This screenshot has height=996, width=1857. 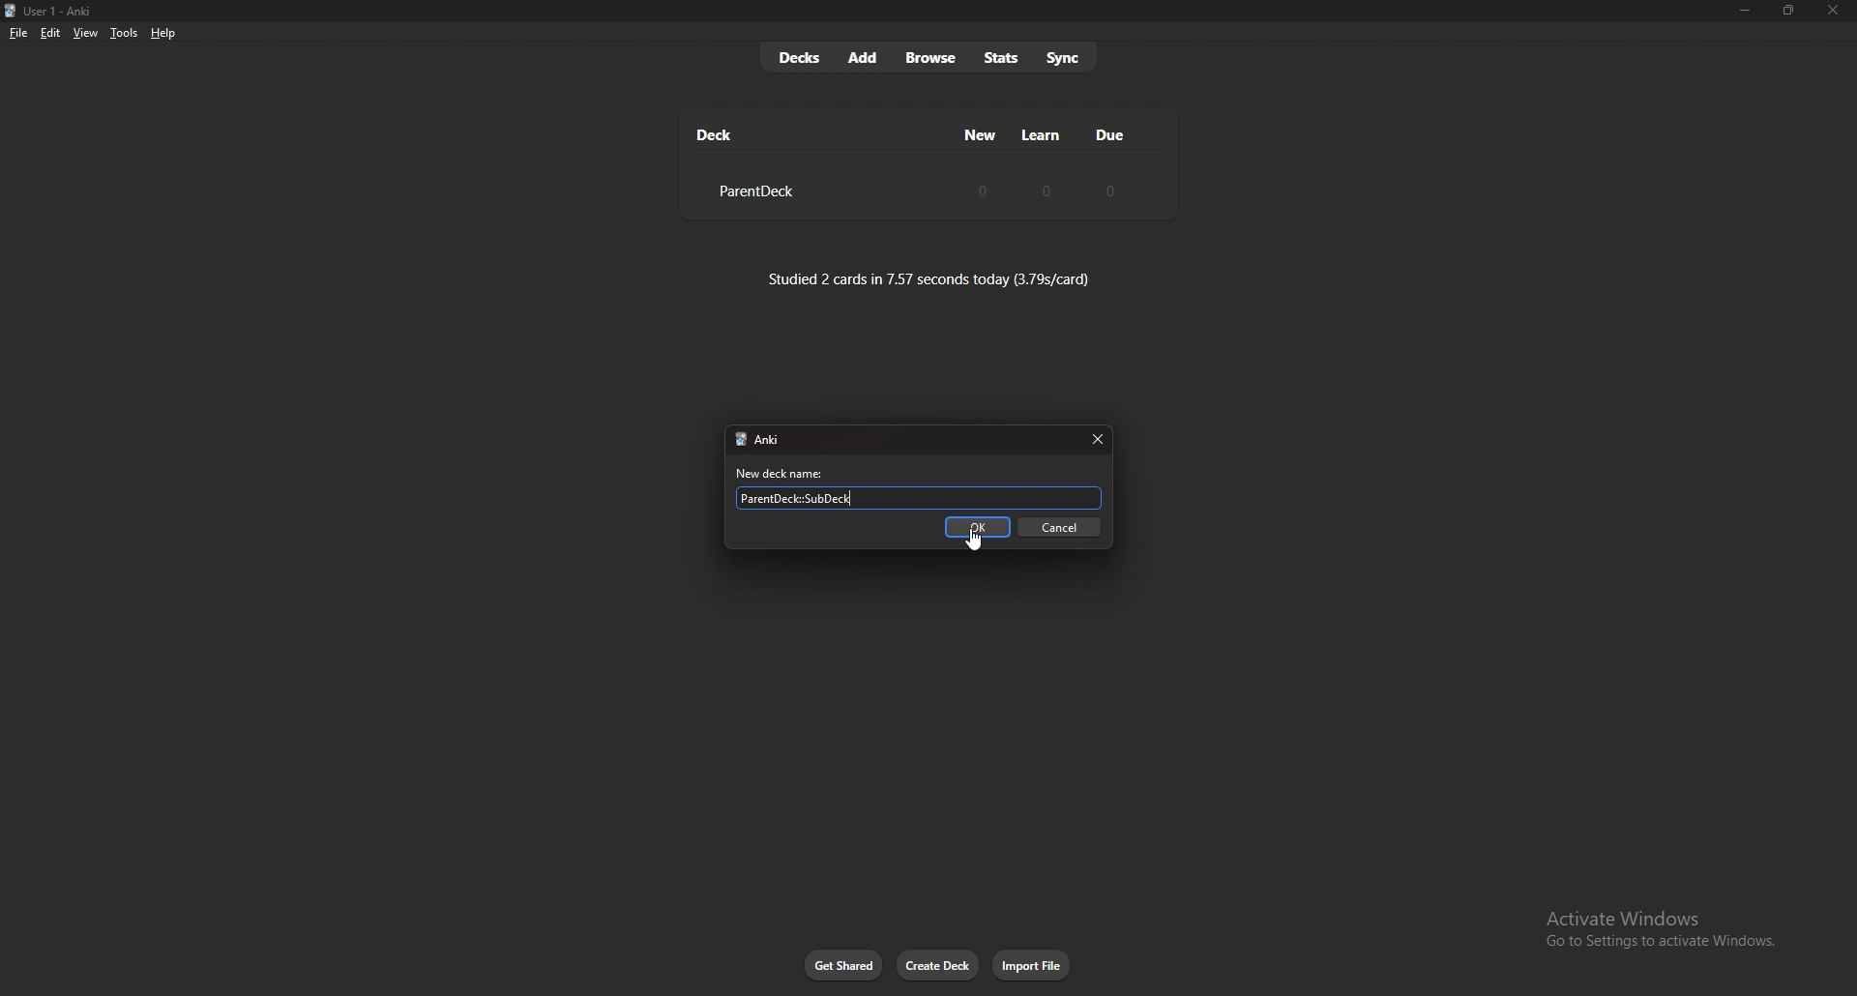 What do you see at coordinates (1108, 134) in the screenshot?
I see `due` at bounding box center [1108, 134].